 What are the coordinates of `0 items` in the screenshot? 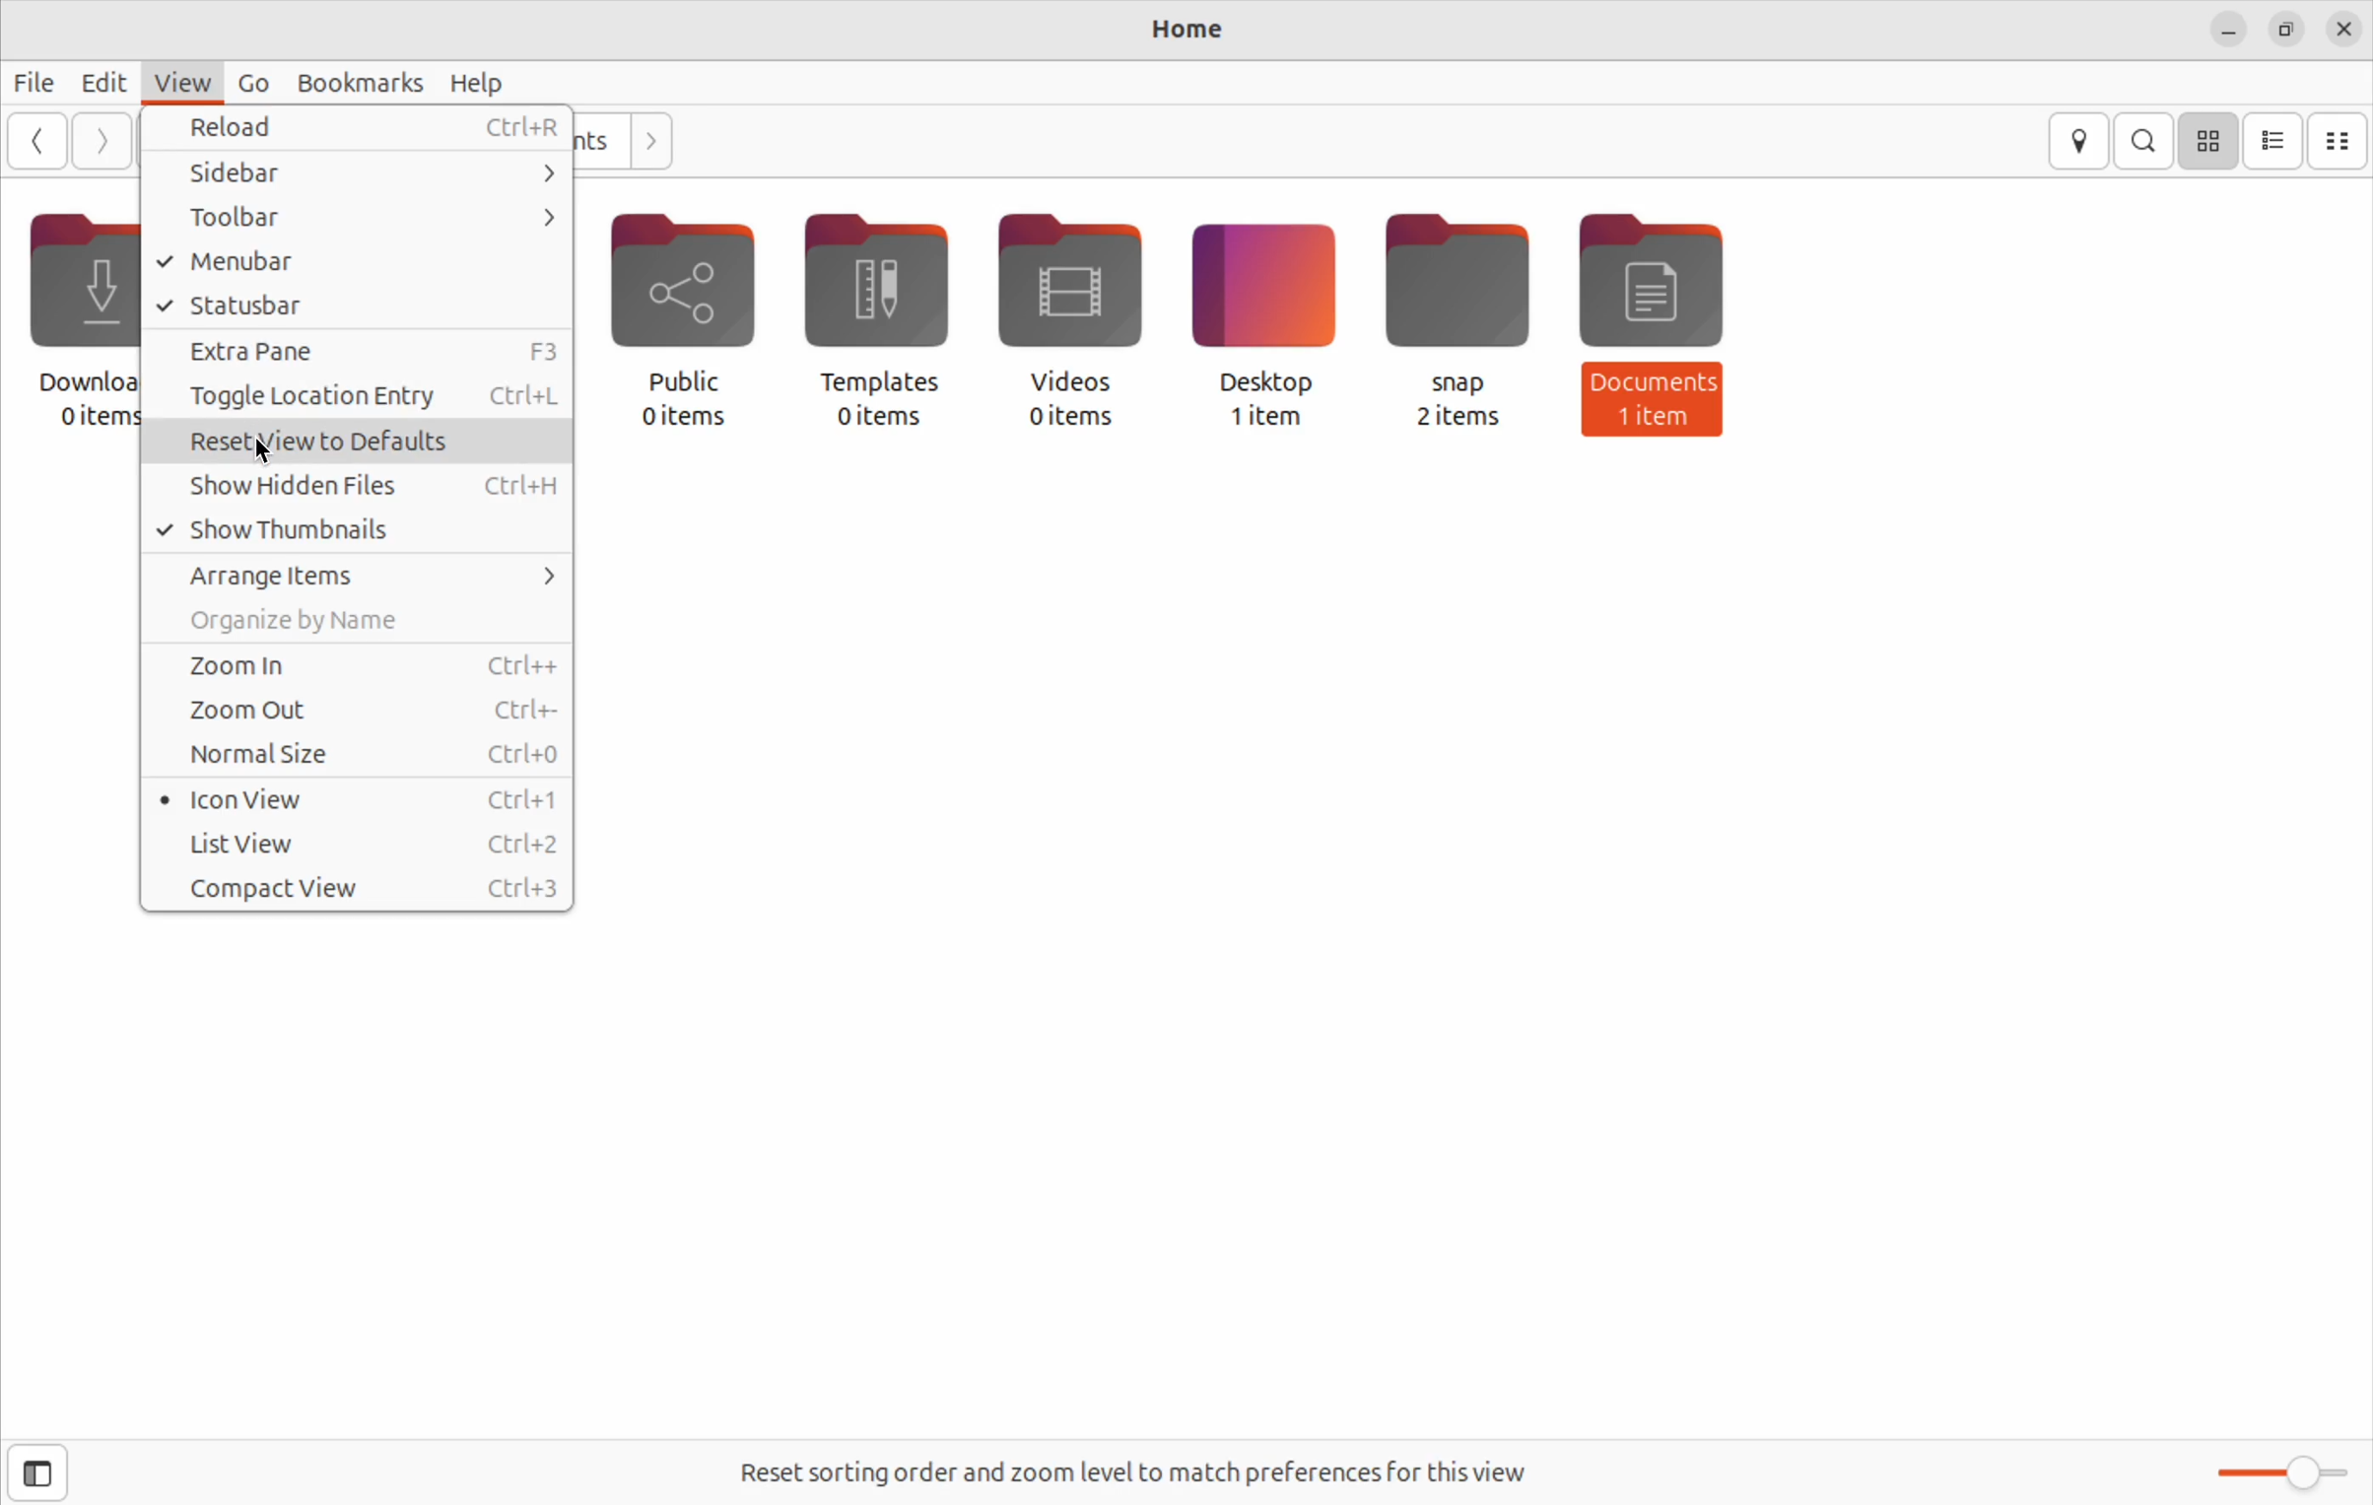 It's located at (1058, 422).